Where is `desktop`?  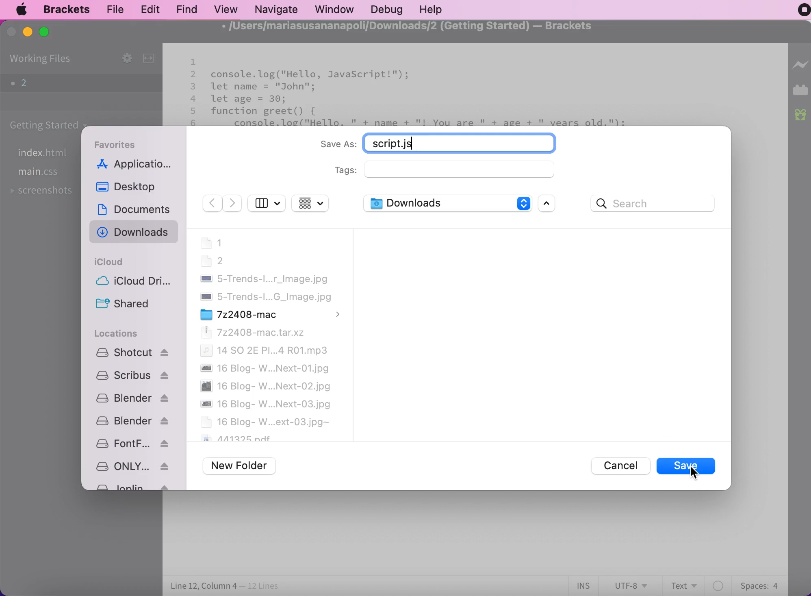
desktop is located at coordinates (126, 187).